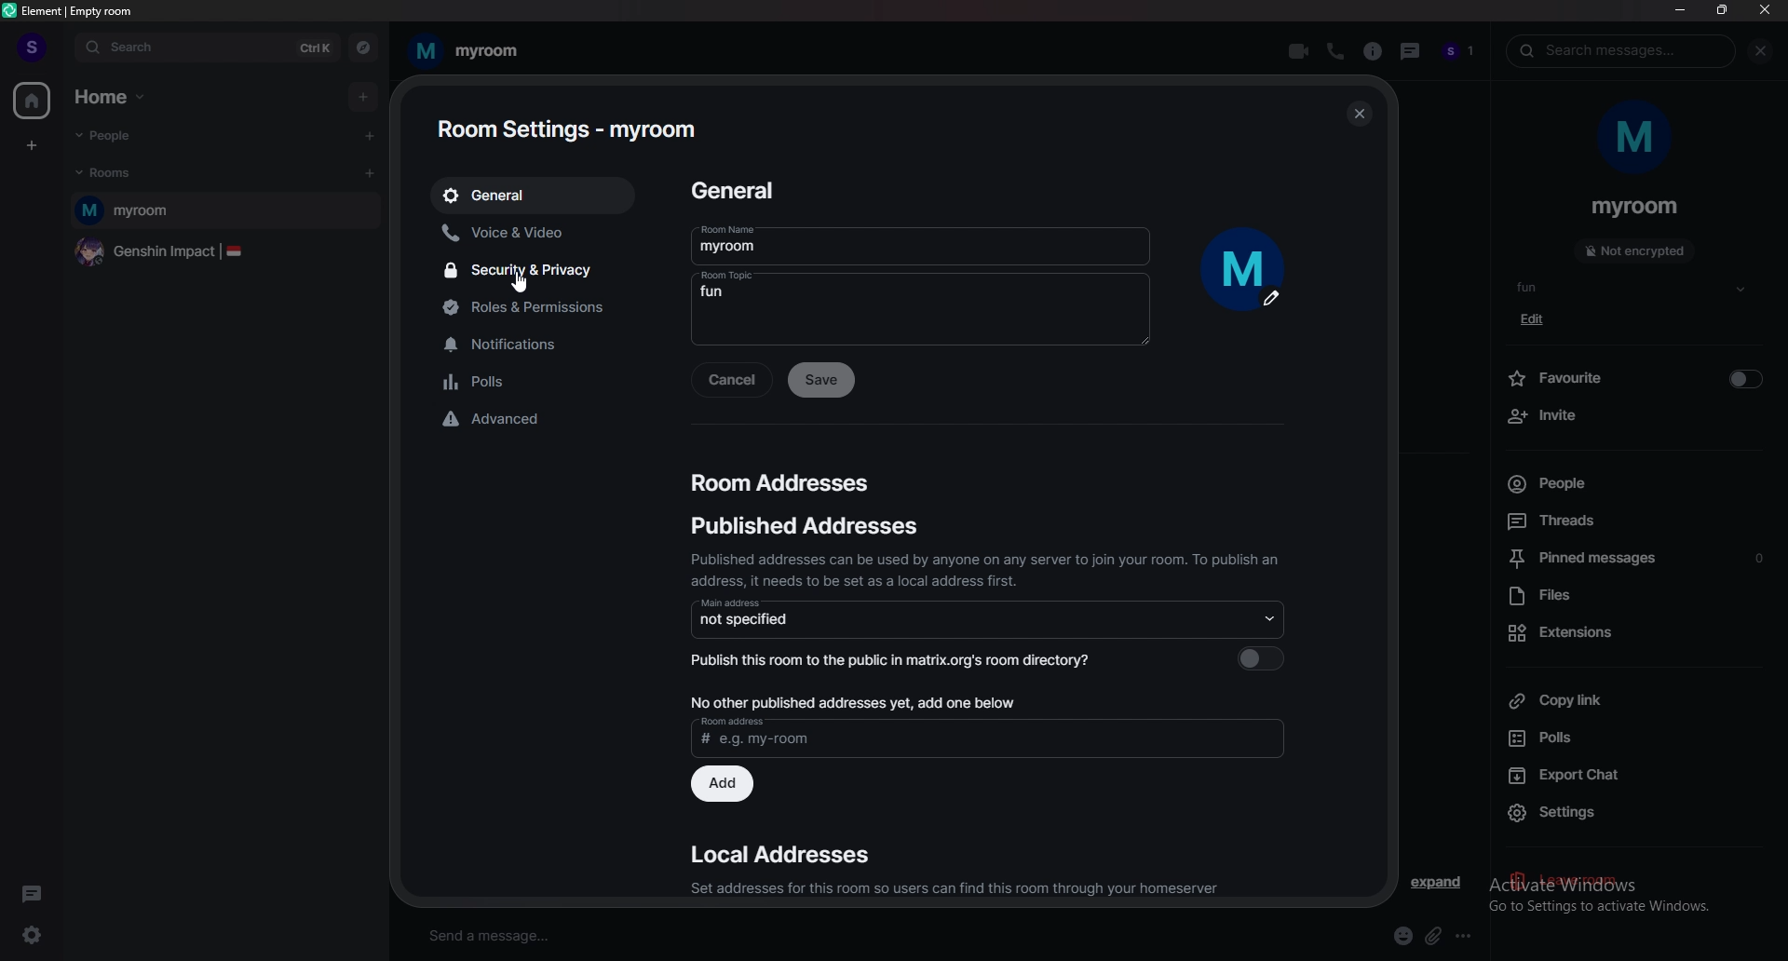 This screenshot has height=961, width=1788. Describe the element at coordinates (363, 47) in the screenshot. I see `explore rooms` at that location.